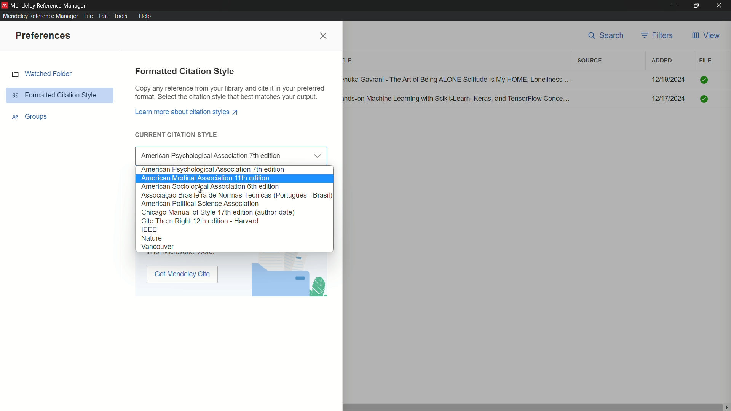  I want to click on formatted citation style, so click(55, 96).